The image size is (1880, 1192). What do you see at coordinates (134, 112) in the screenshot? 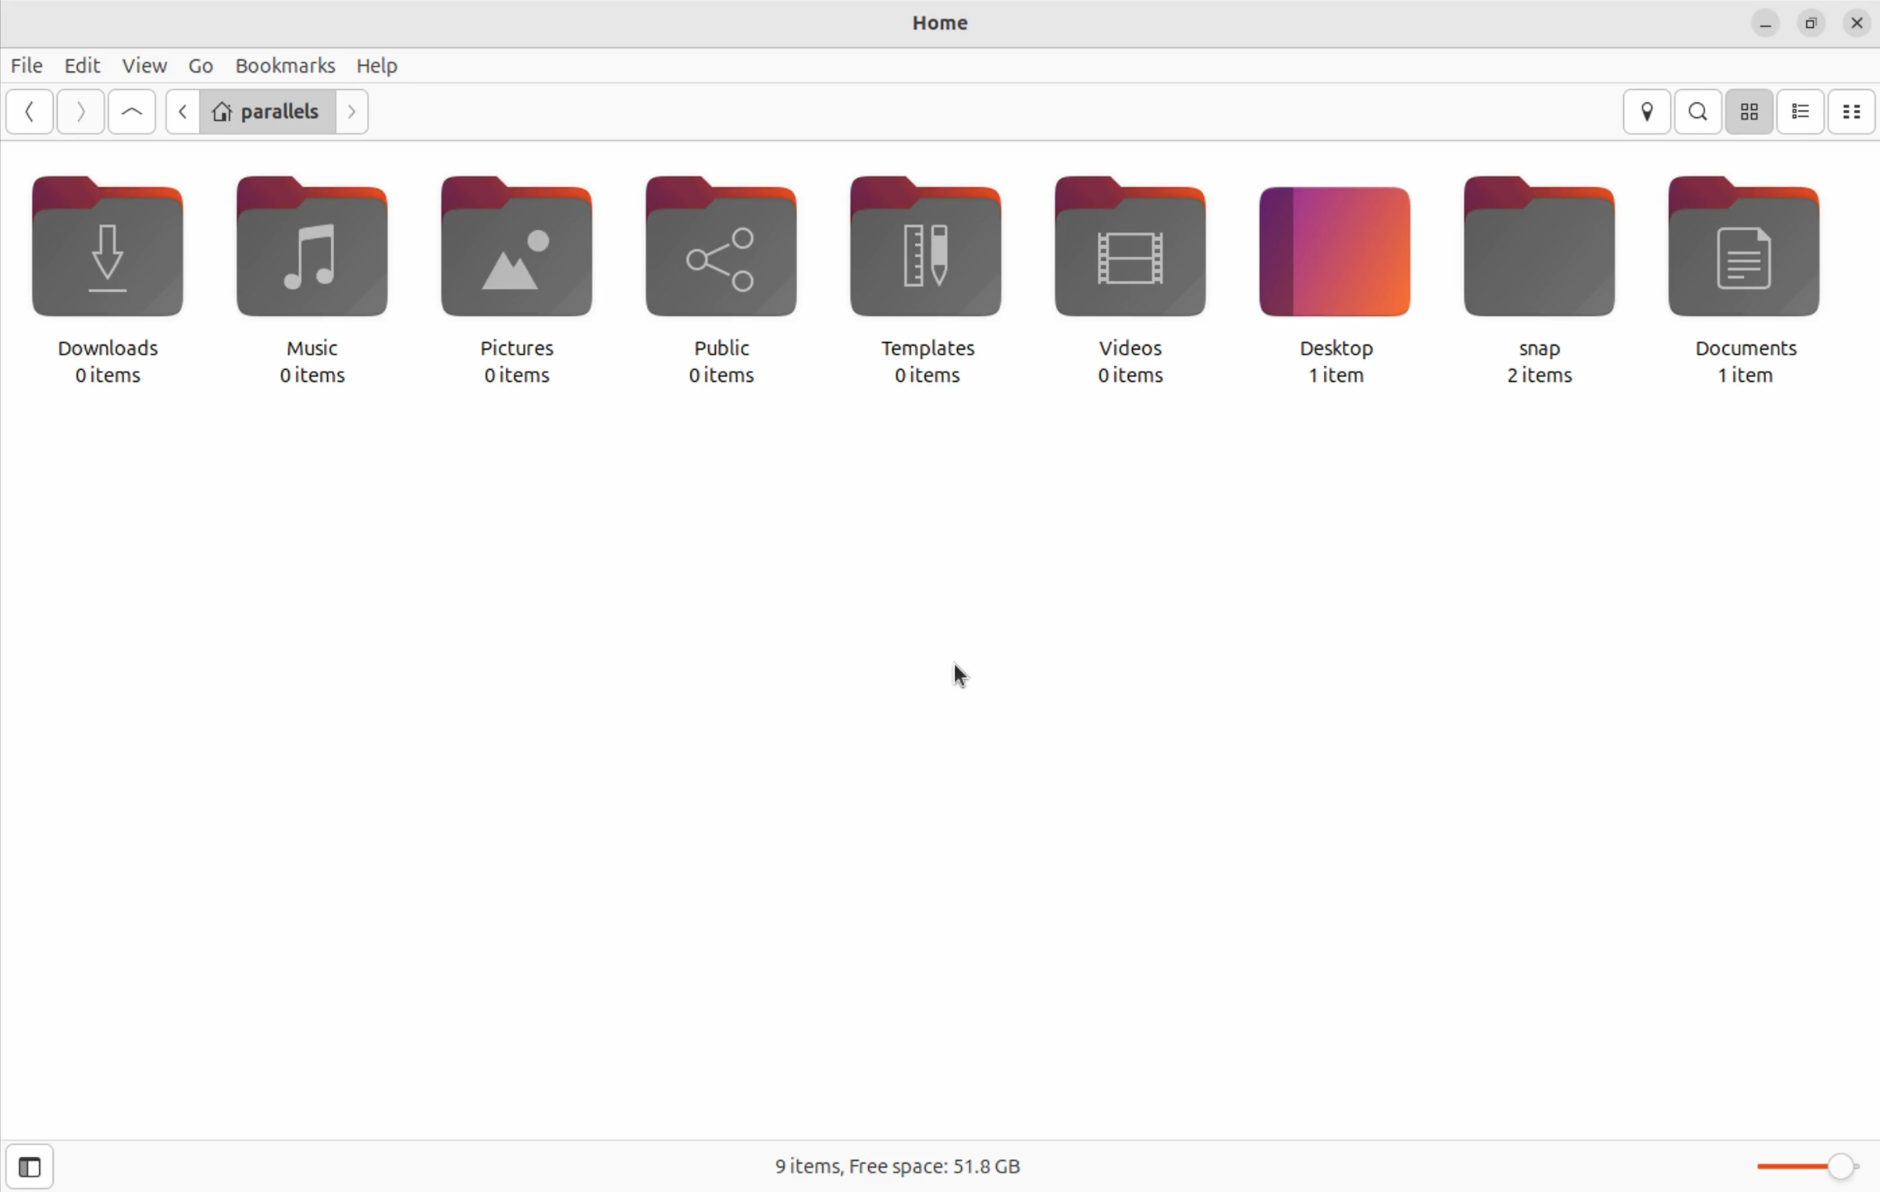
I see `Got to first` at bounding box center [134, 112].